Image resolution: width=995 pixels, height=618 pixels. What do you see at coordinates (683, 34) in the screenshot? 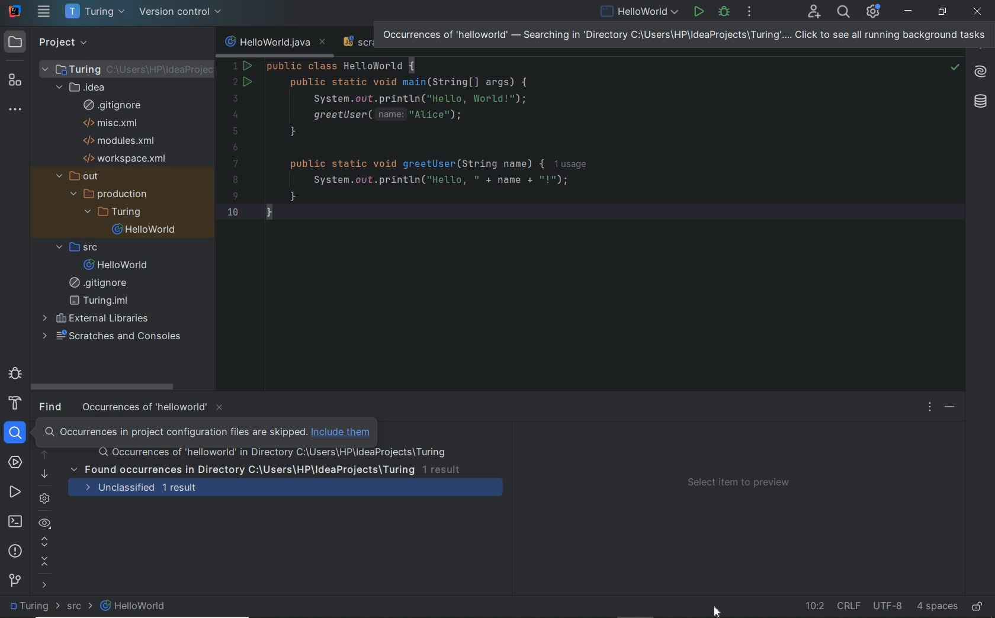
I see `occurrences of 'helloworld'` at bounding box center [683, 34].